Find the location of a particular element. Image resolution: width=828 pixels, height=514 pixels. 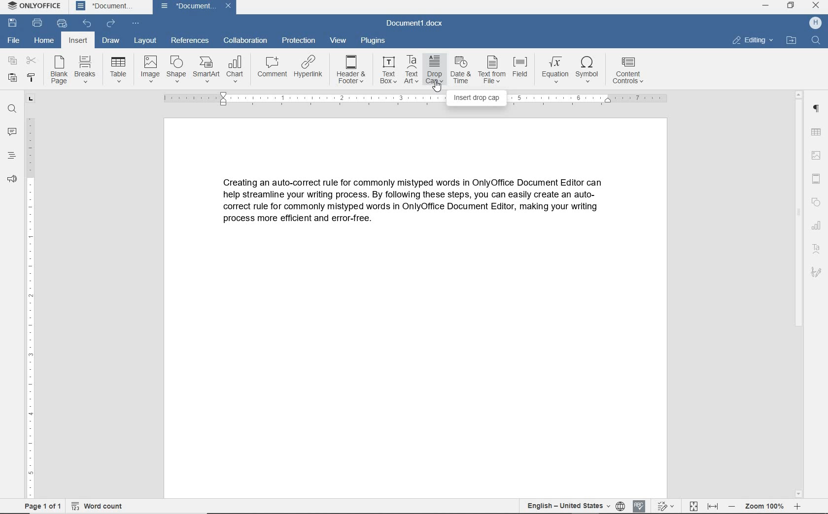

chart is located at coordinates (235, 69).